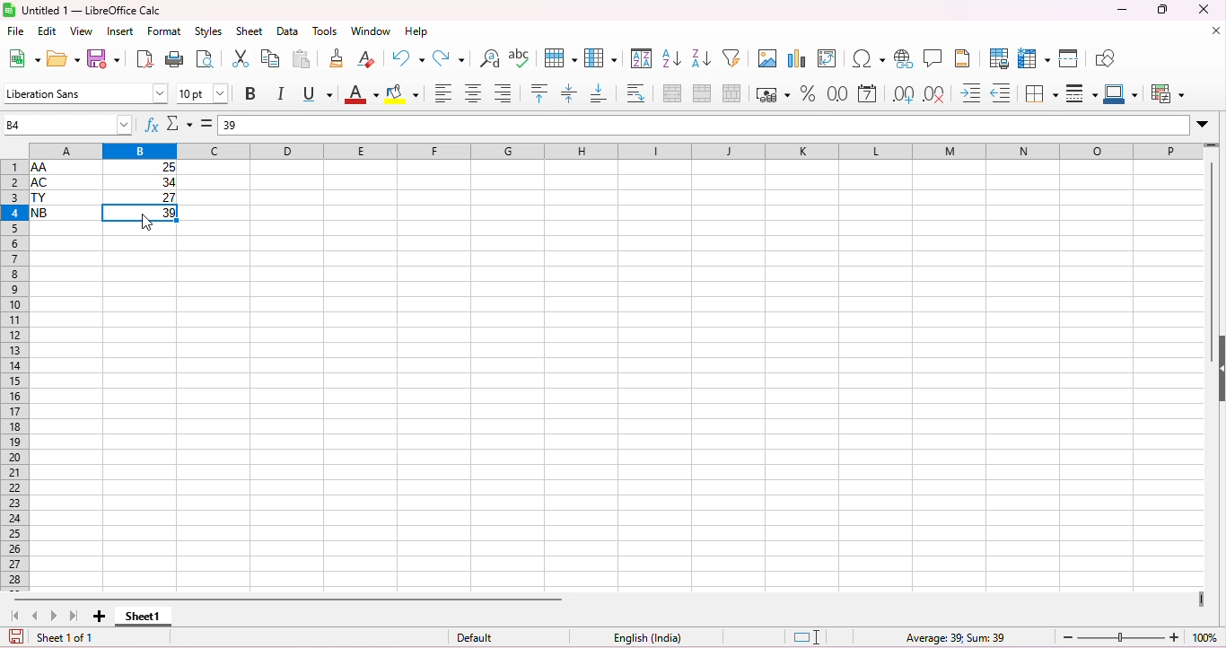 The image size is (1226, 648). What do you see at coordinates (66, 638) in the screenshot?
I see `sheet 1 of 1` at bounding box center [66, 638].